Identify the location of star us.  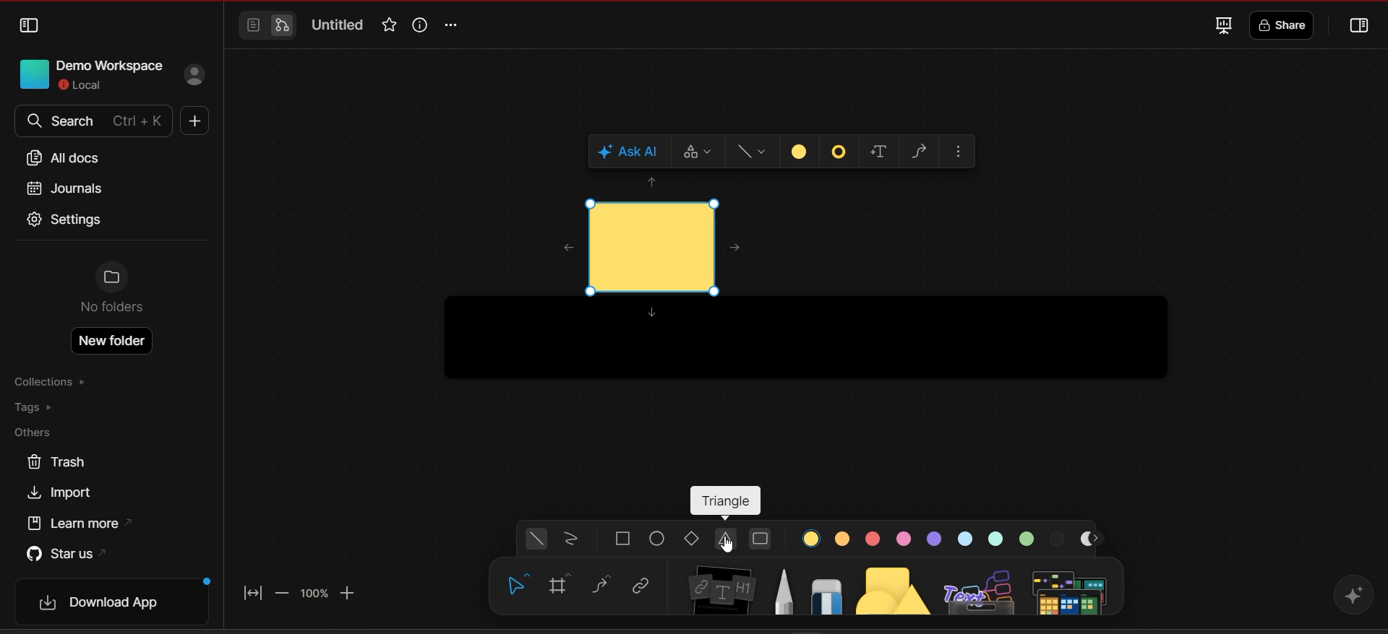
(65, 552).